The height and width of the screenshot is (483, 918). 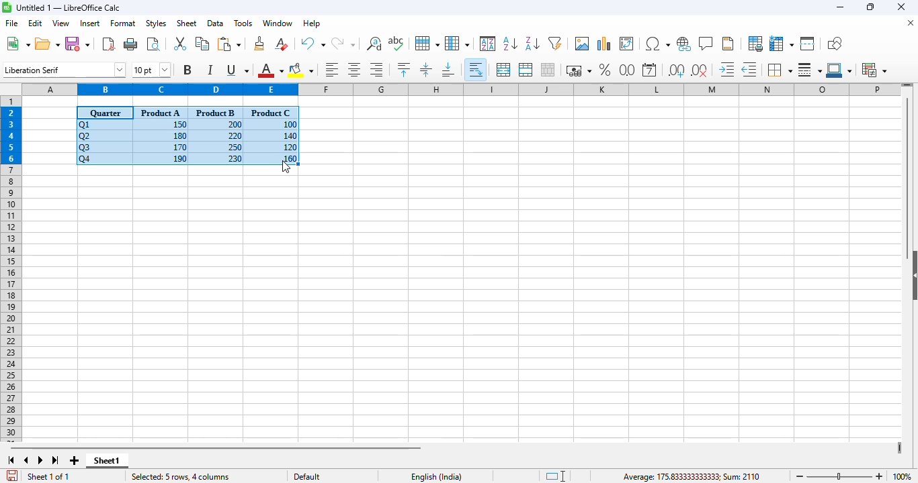 What do you see at coordinates (872, 7) in the screenshot?
I see `maximize` at bounding box center [872, 7].